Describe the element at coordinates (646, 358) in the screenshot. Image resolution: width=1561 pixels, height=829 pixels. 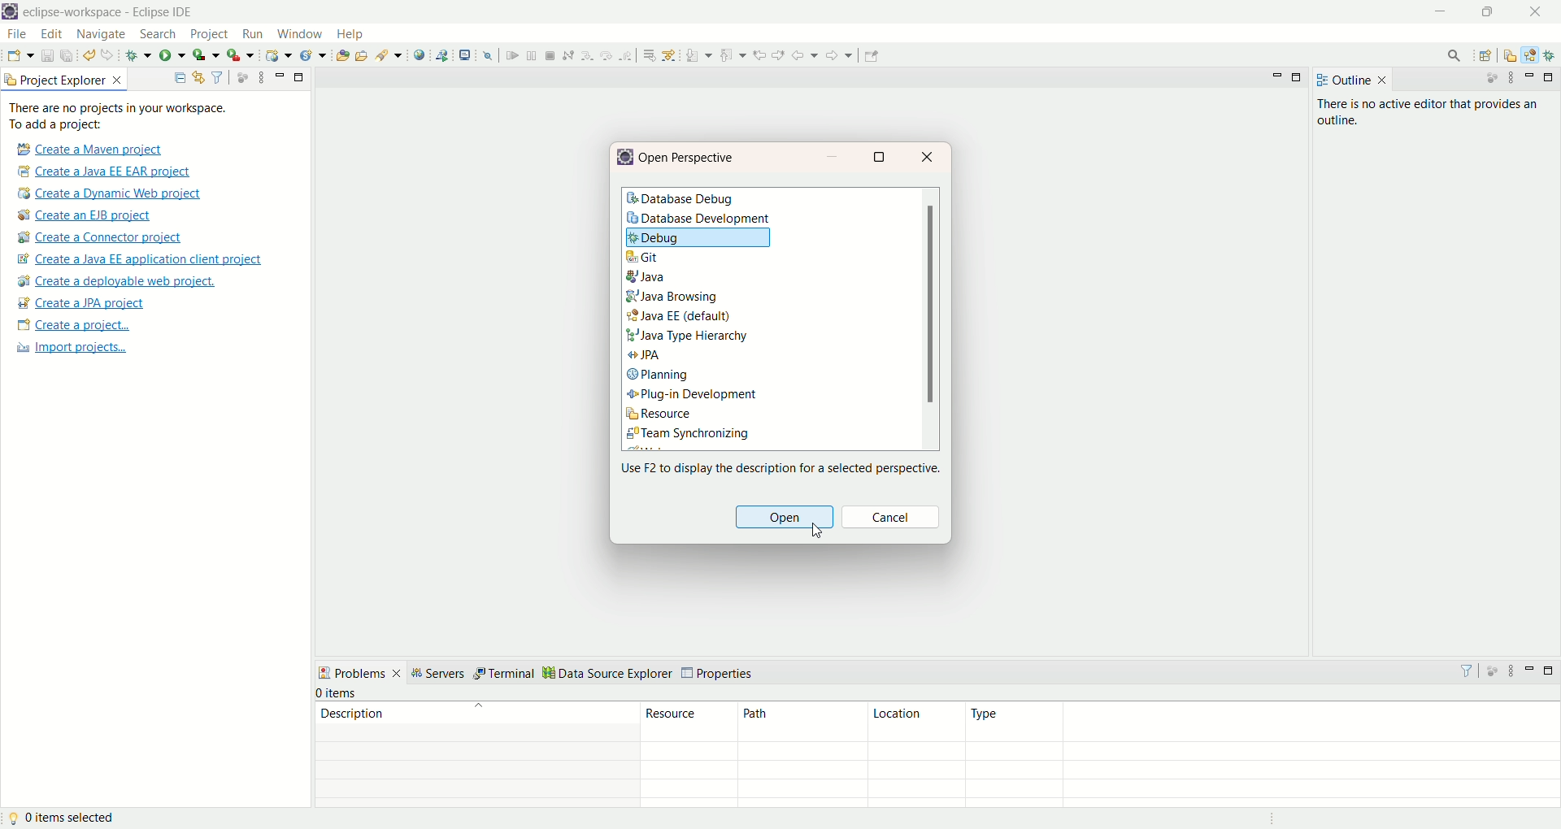
I see `JPA ` at that location.